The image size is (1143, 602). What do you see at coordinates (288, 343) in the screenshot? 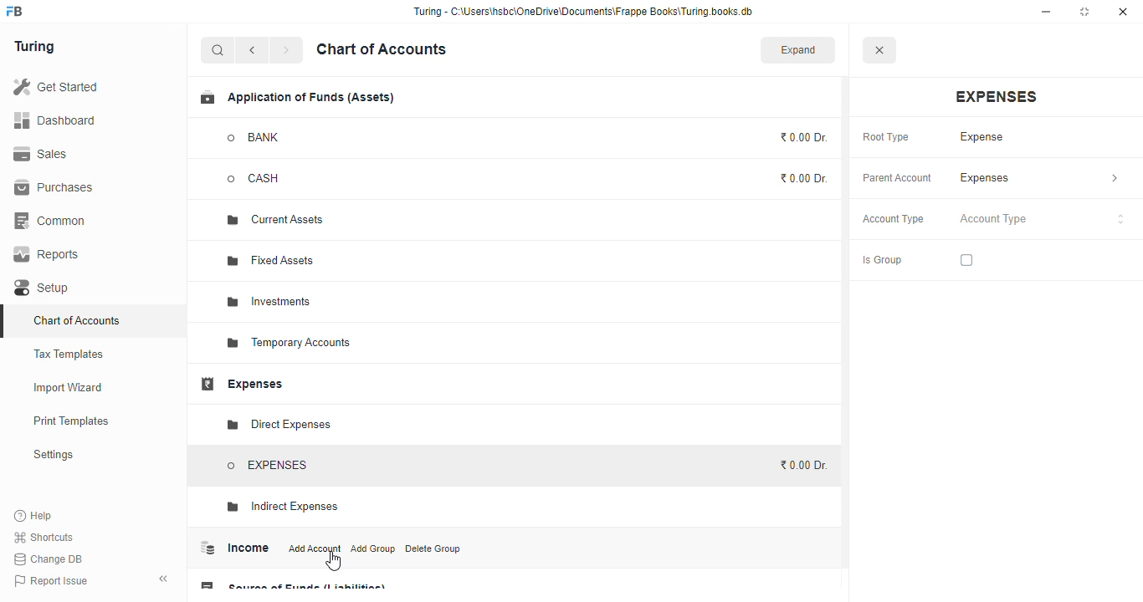
I see `temporary accounts` at bounding box center [288, 343].